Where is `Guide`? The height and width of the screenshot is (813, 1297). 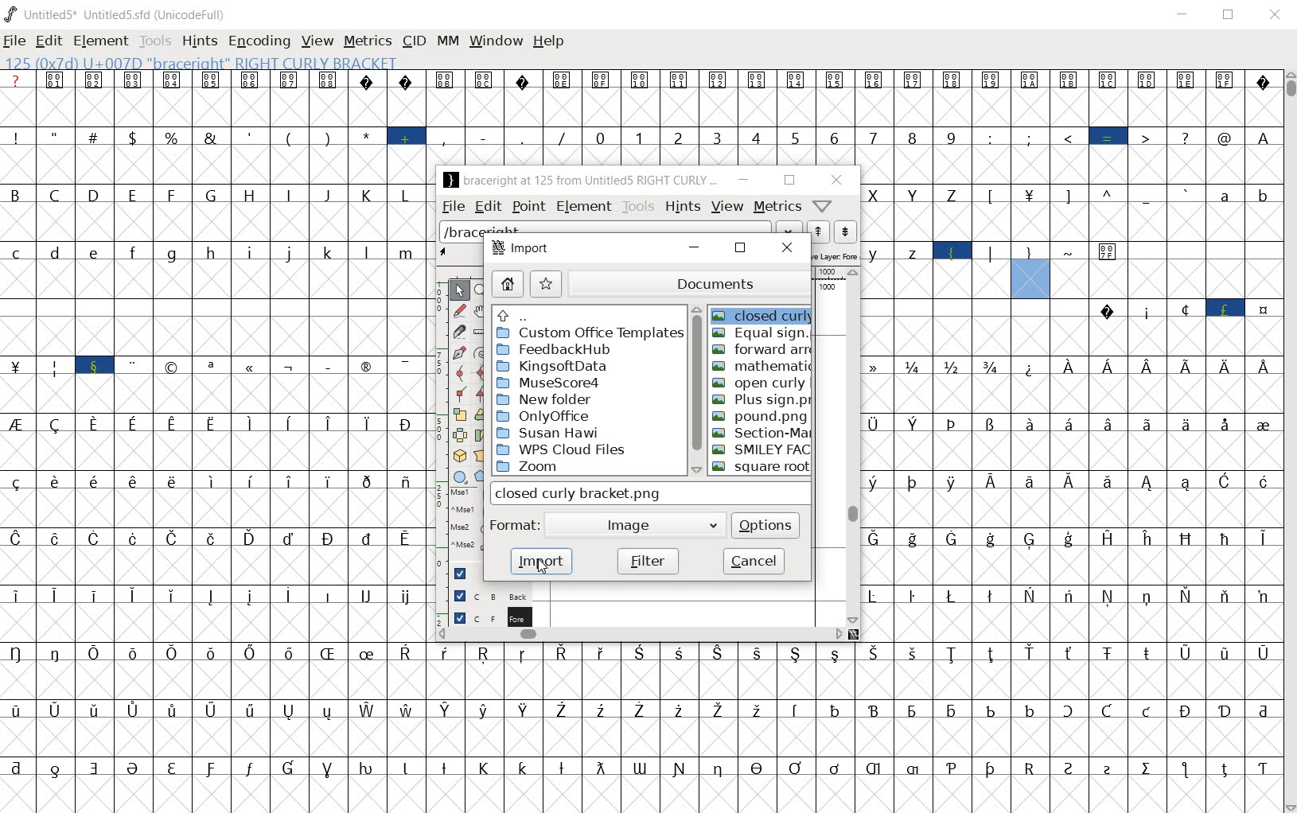 Guide is located at coordinates (459, 574).